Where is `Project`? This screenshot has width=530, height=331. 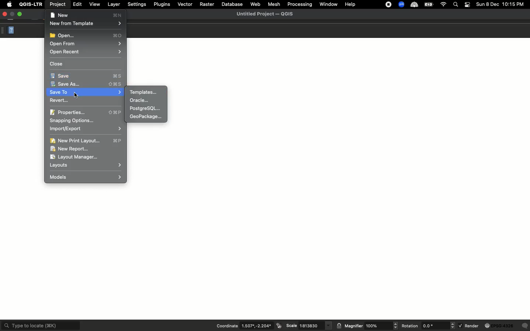
Project is located at coordinates (58, 4).